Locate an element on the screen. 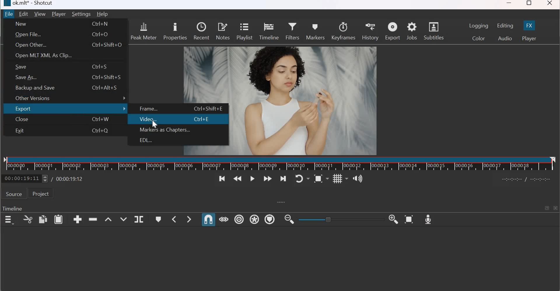 The width and height of the screenshot is (560, 291). Ctrl+S is located at coordinates (102, 66).